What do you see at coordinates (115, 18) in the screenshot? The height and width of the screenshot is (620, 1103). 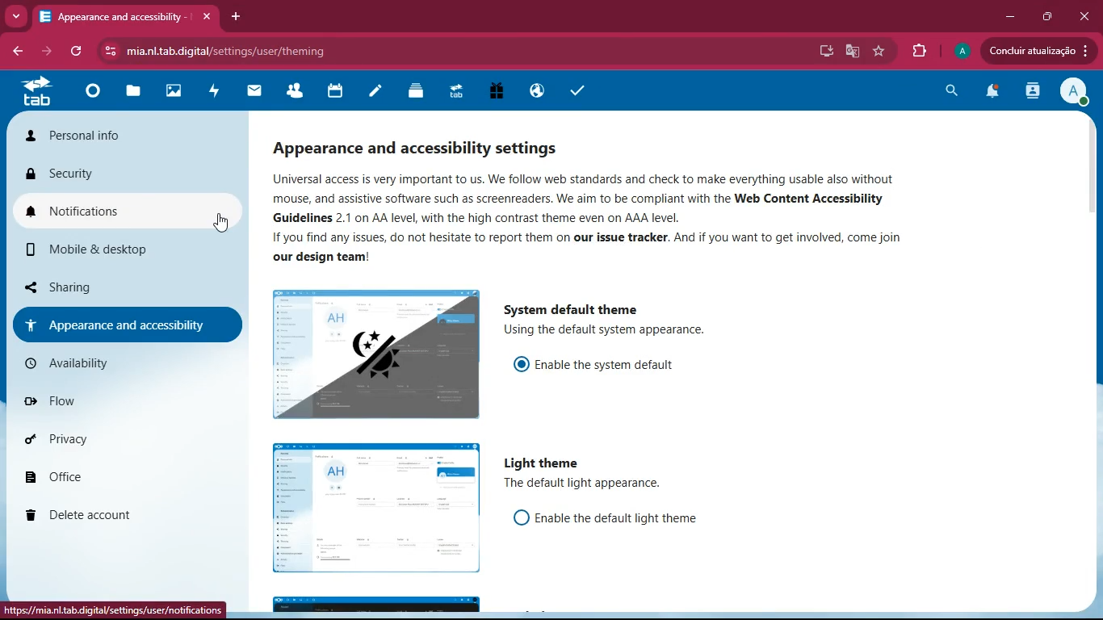 I see `tab` at bounding box center [115, 18].